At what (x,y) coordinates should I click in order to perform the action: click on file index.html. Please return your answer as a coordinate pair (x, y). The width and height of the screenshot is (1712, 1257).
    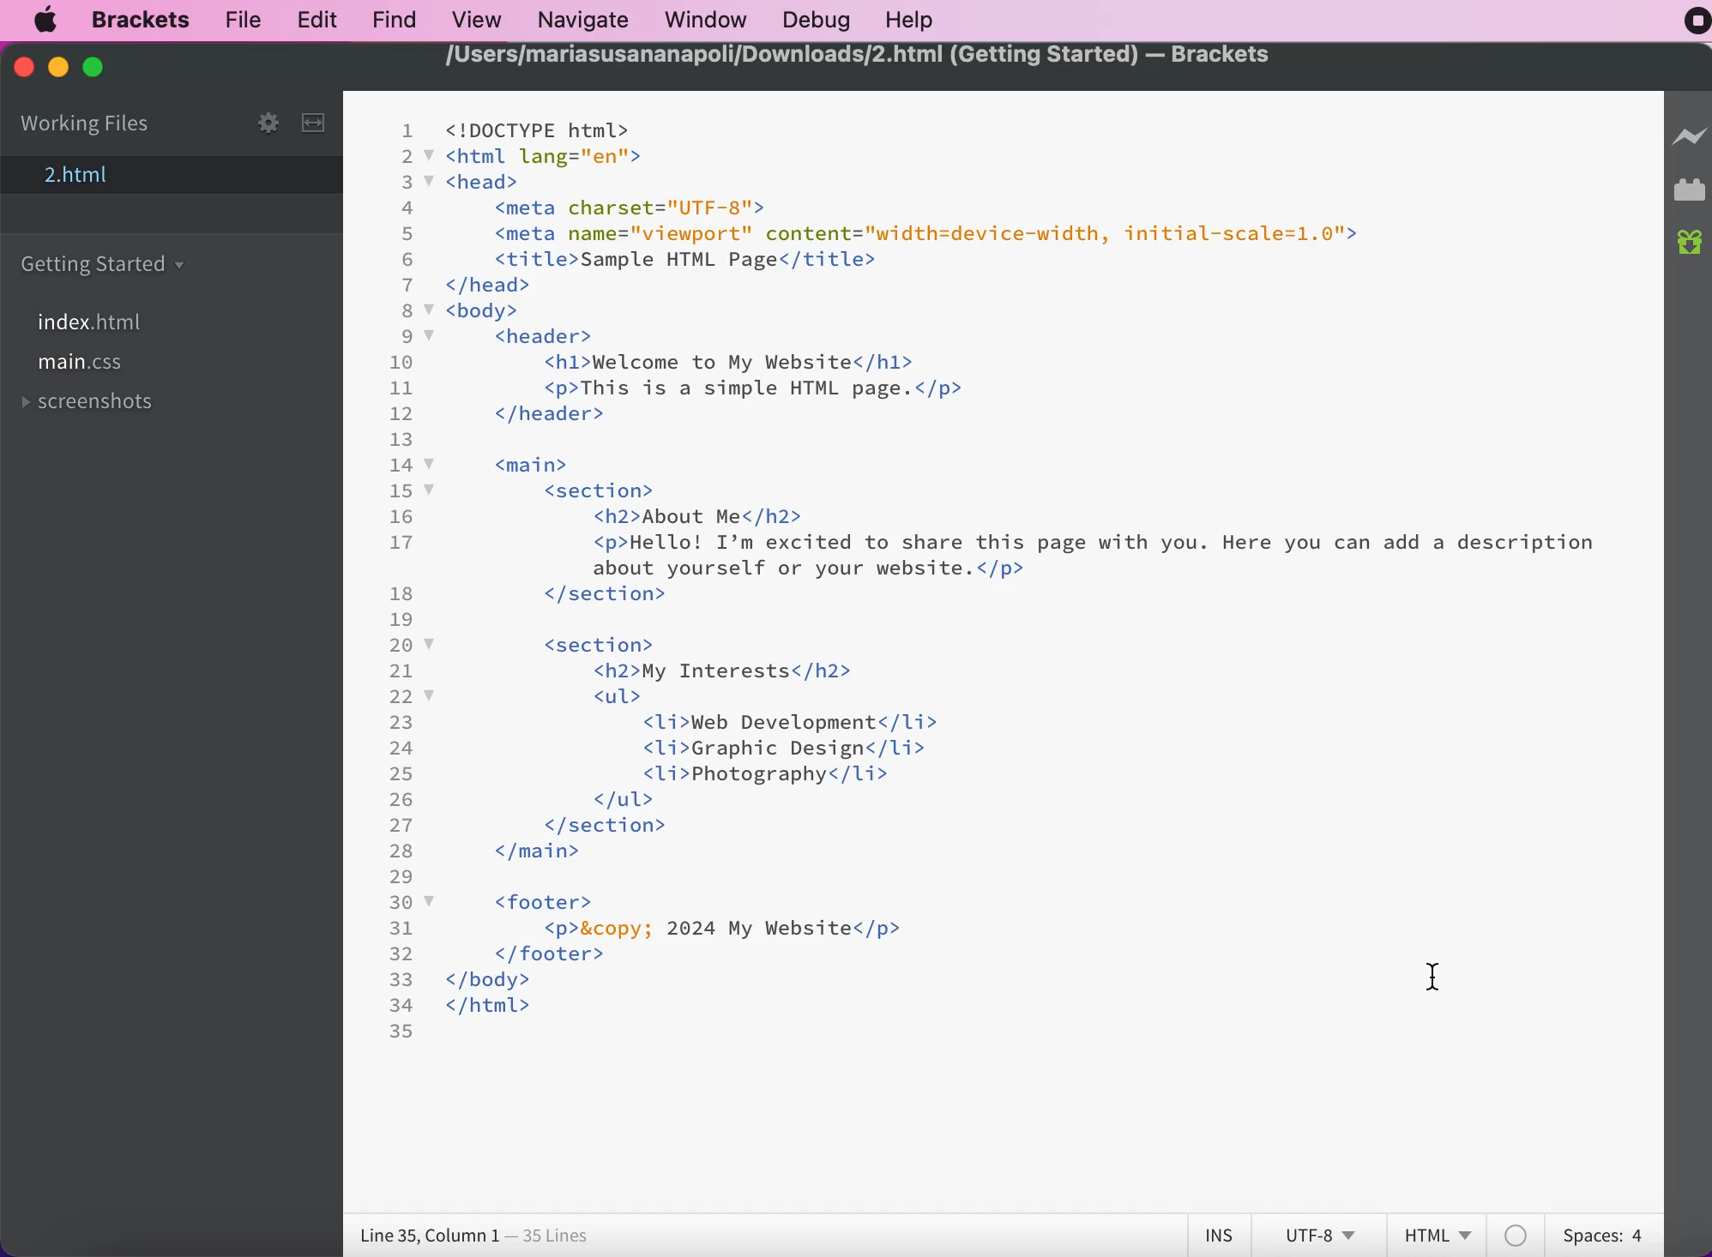
    Looking at the image, I should click on (99, 322).